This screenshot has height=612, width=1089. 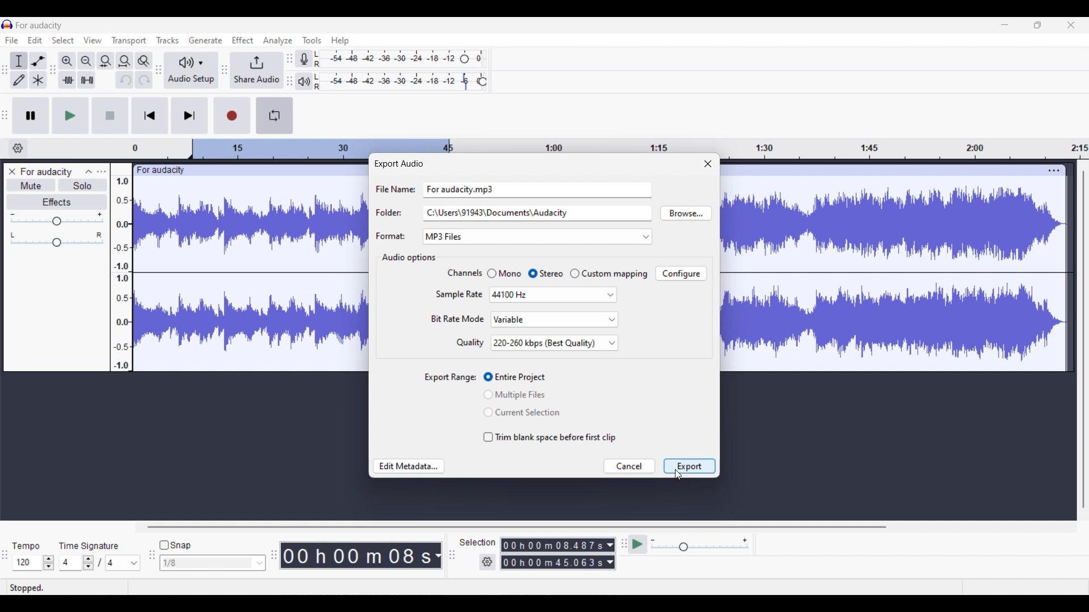 What do you see at coordinates (205, 40) in the screenshot?
I see `Generate menu` at bounding box center [205, 40].